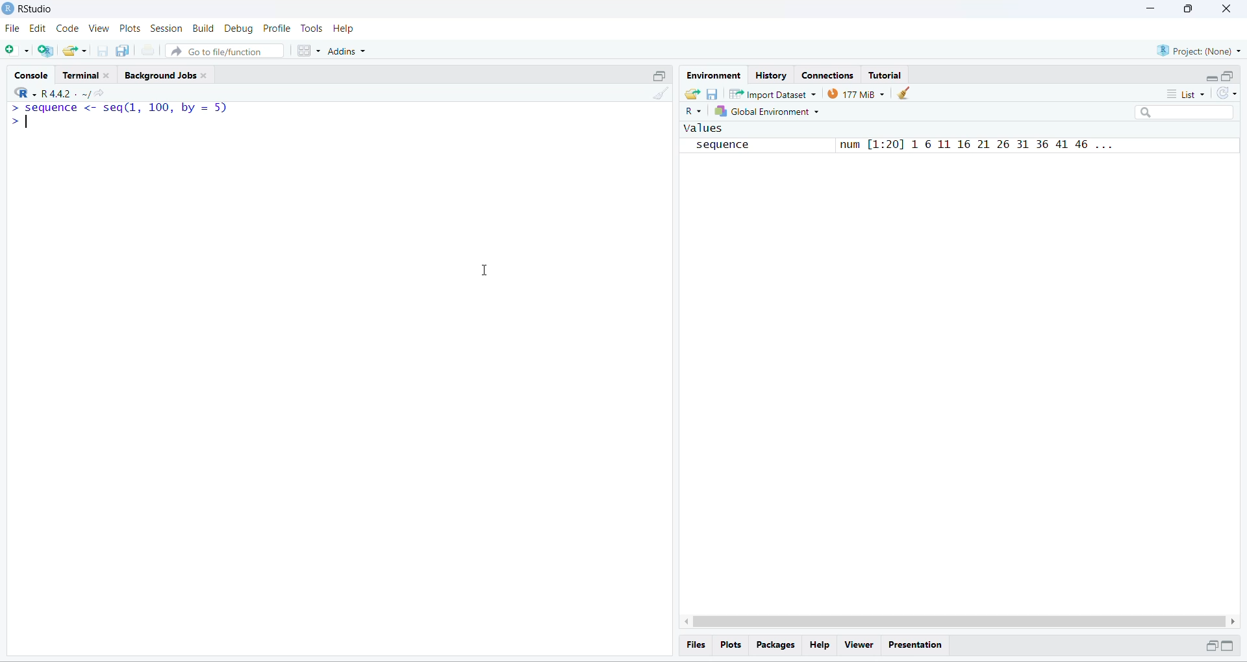 This screenshot has width=1247, height=662. Describe the element at coordinates (1187, 112) in the screenshot. I see `search box` at that location.